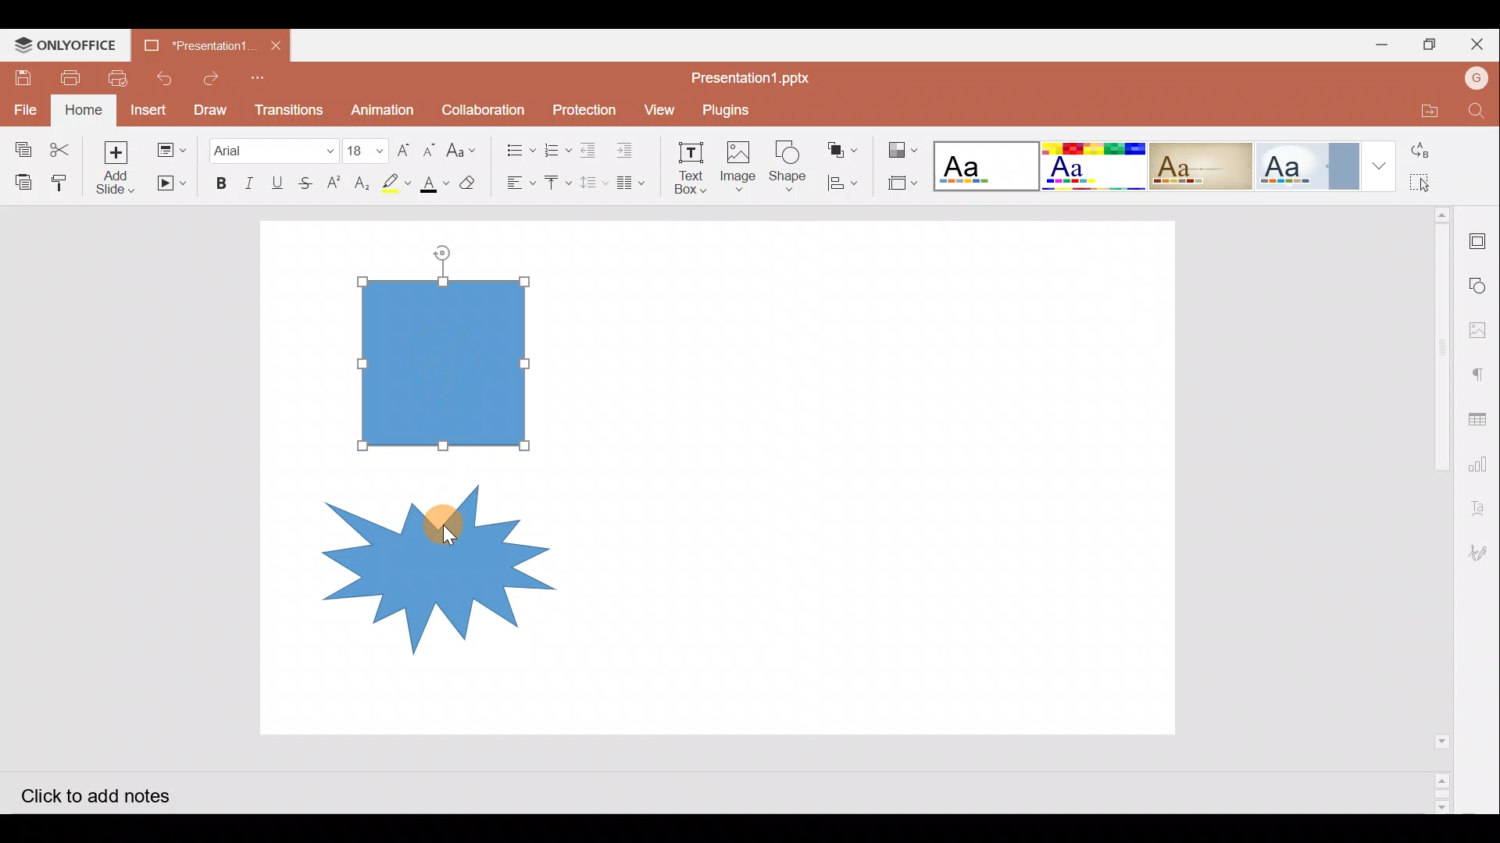  Describe the element at coordinates (59, 144) in the screenshot. I see `Cut` at that location.